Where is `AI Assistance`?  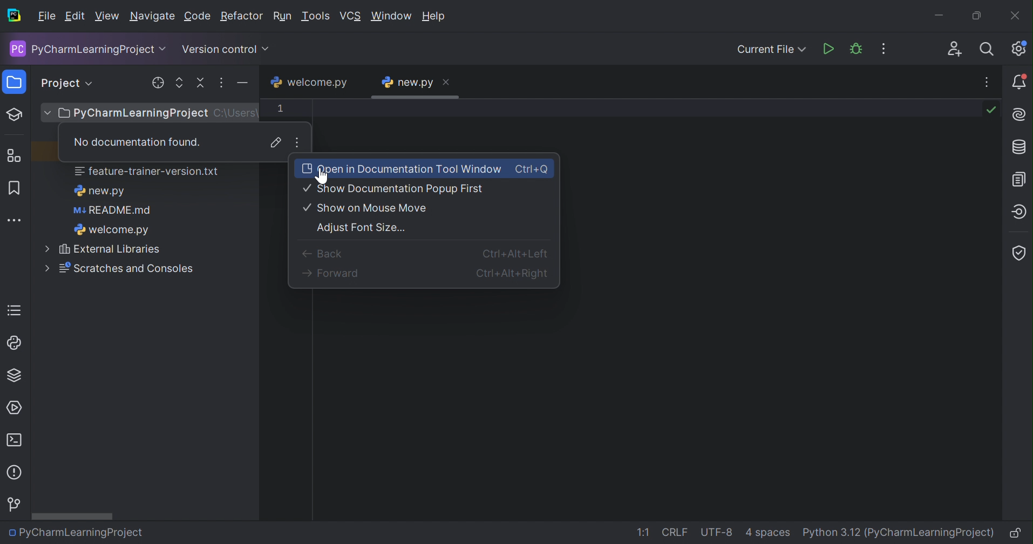
AI Assistance is located at coordinates (1021, 115).